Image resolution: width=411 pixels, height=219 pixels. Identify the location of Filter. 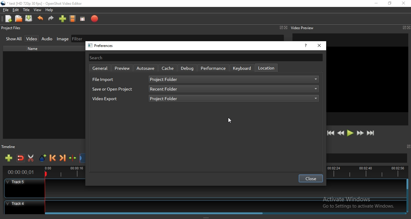
(177, 38).